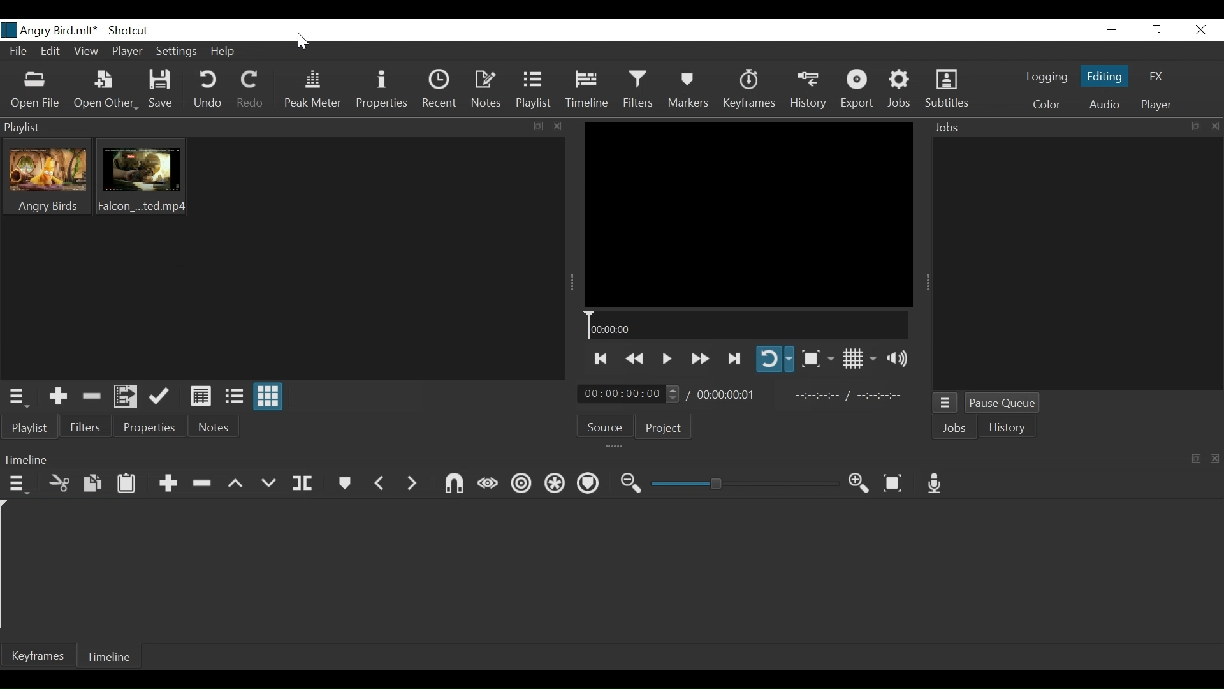 The image size is (1224, 689). I want to click on Jobs, so click(898, 90).